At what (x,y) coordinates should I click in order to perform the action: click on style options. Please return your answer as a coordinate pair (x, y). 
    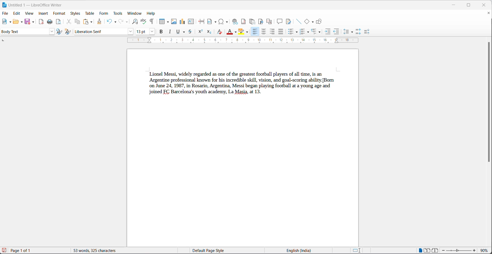
    Looking at the image, I should click on (24, 32).